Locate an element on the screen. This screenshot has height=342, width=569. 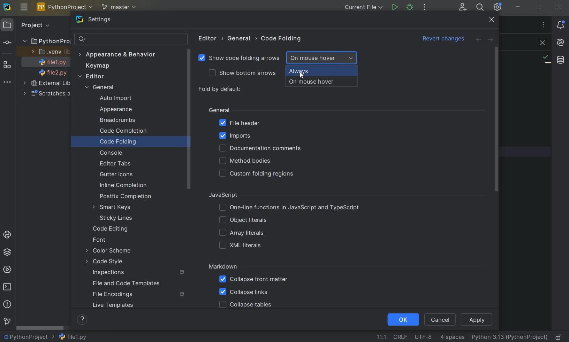
CODE EDITING is located at coordinates (112, 229).